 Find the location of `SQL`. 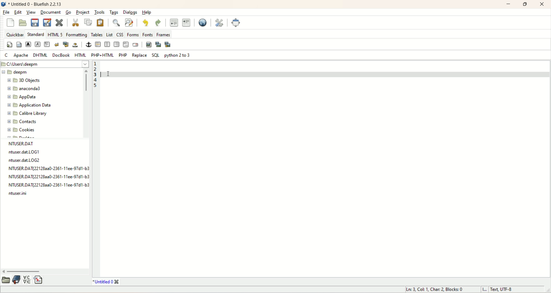

SQL is located at coordinates (156, 55).